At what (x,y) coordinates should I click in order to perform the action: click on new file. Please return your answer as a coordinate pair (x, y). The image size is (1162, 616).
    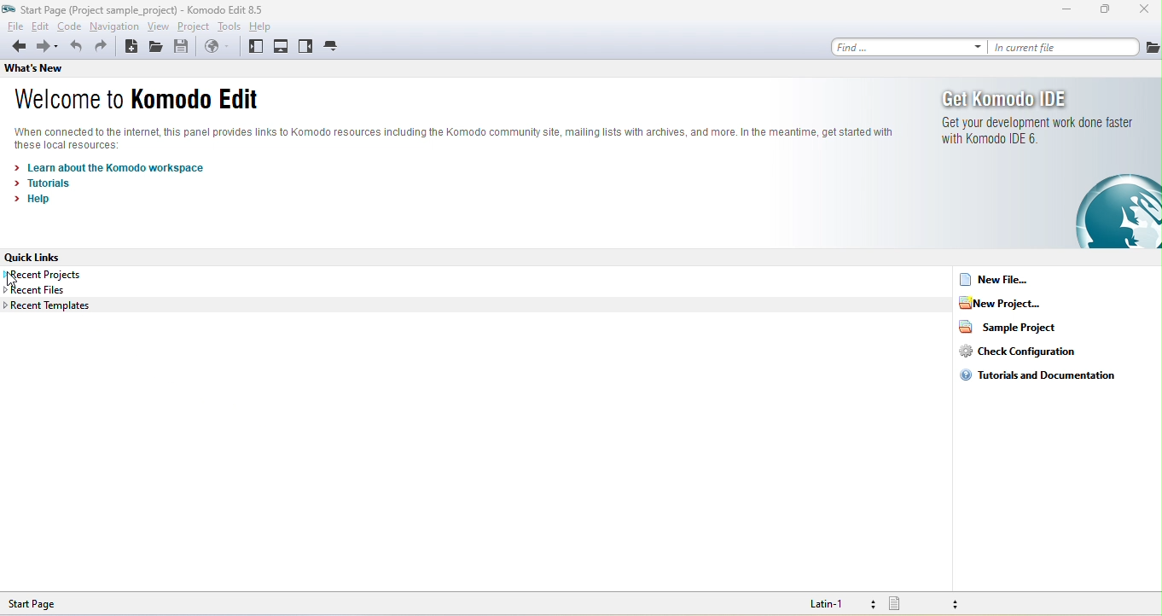
    Looking at the image, I should click on (1002, 281).